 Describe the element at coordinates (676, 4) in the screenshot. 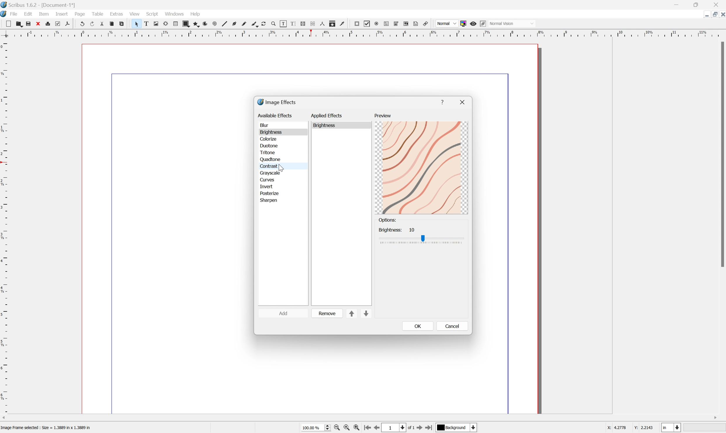

I see `Minimize` at that location.